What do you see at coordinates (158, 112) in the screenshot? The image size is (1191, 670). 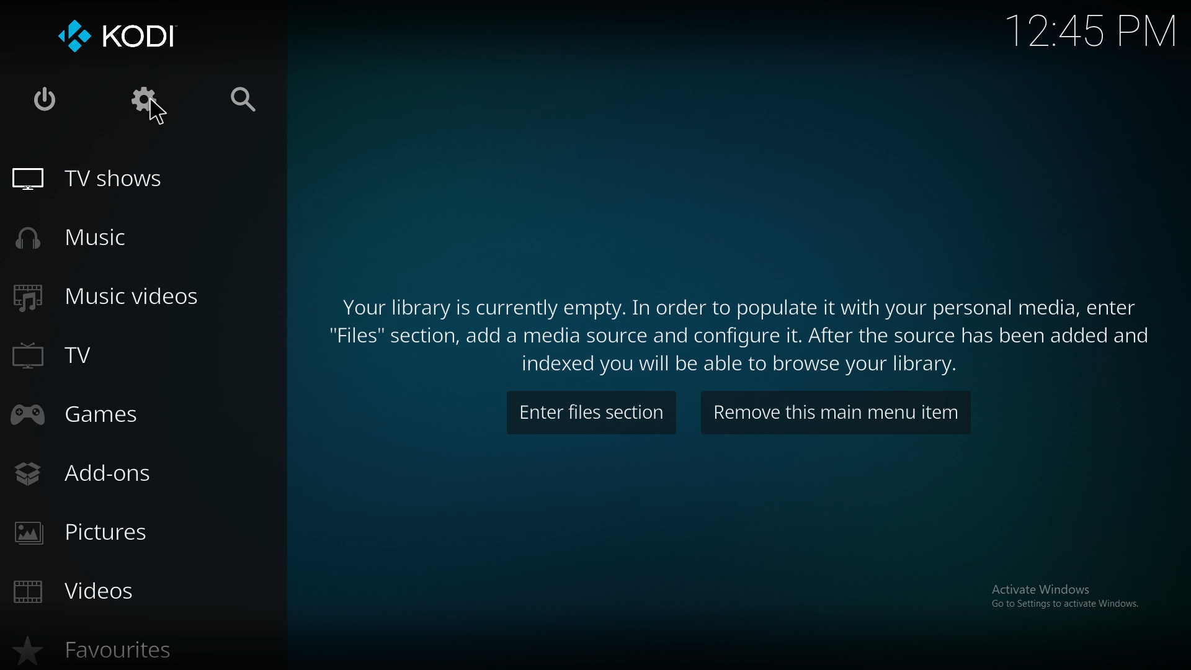 I see `cursor` at bounding box center [158, 112].